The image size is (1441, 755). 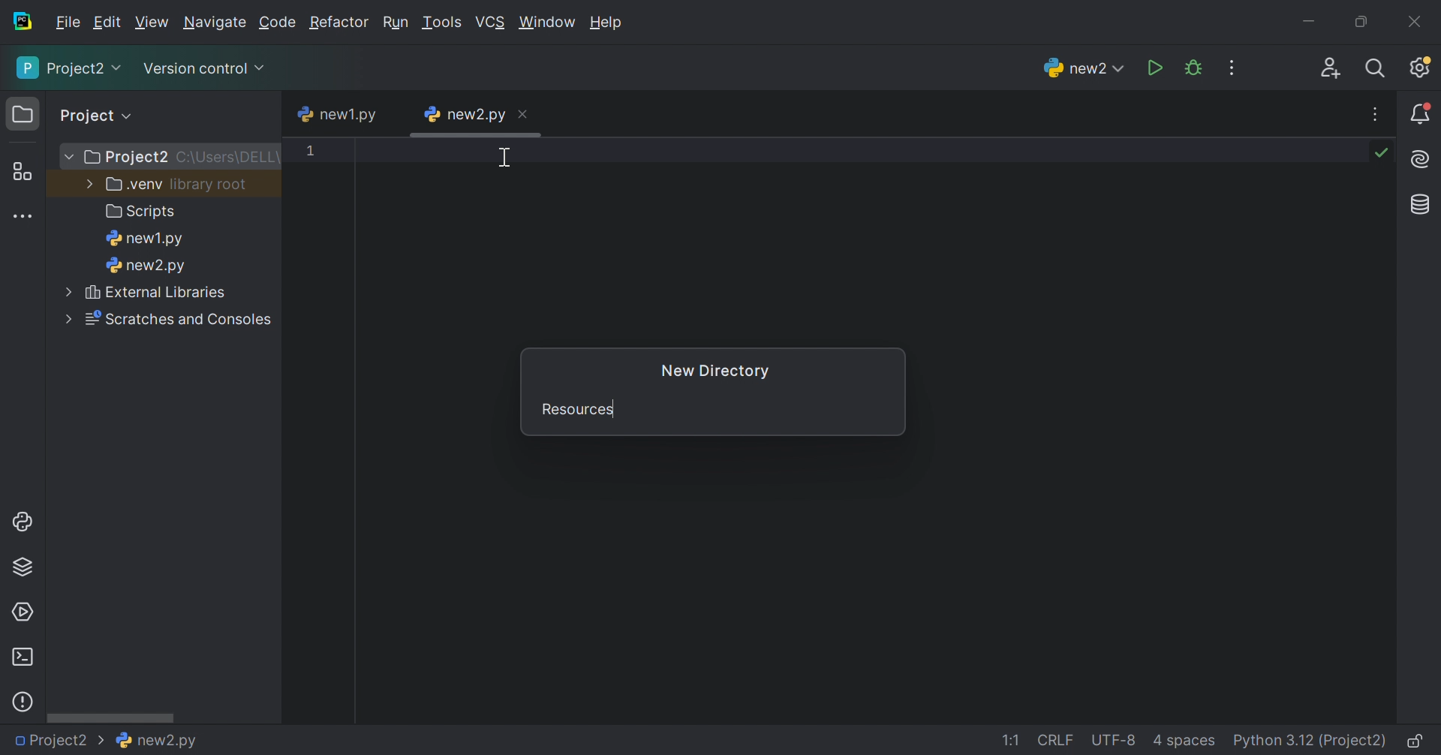 What do you see at coordinates (547, 22) in the screenshot?
I see `Window` at bounding box center [547, 22].